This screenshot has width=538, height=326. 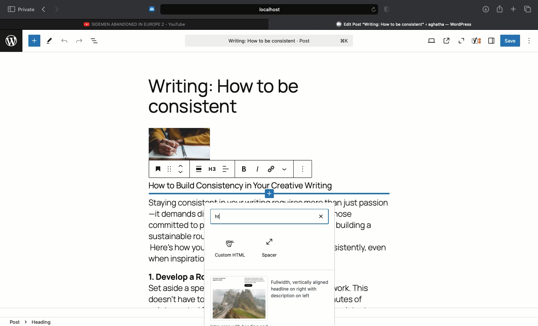 I want to click on Template, so click(x=270, y=296).